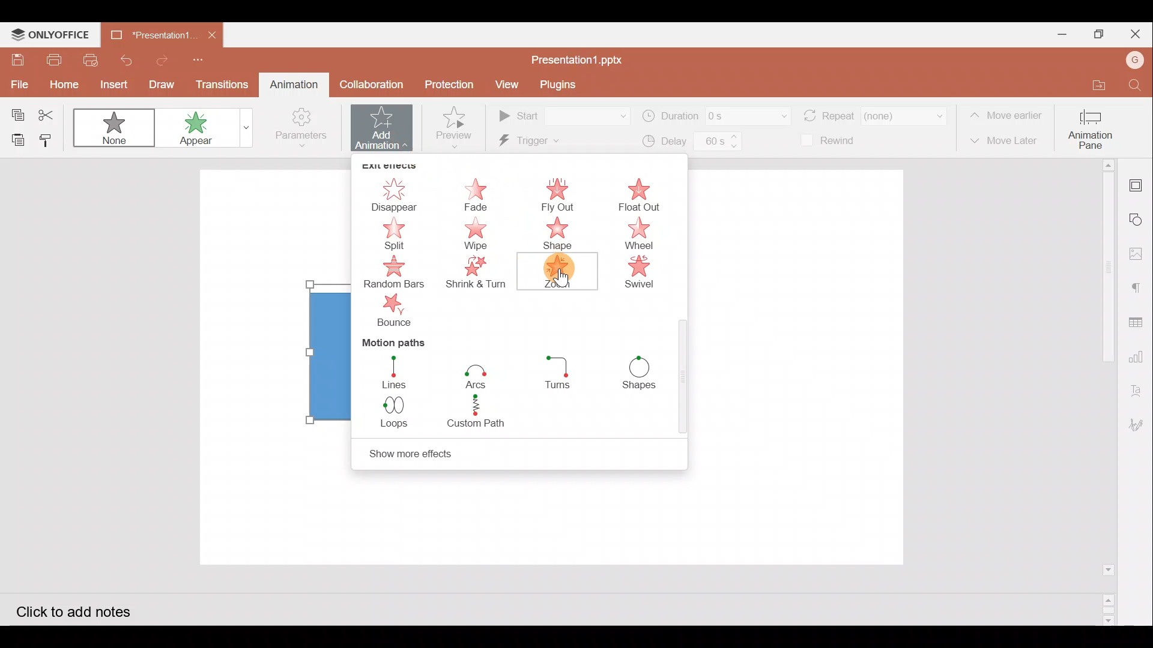 This screenshot has width=1153, height=648. What do you see at coordinates (1139, 257) in the screenshot?
I see `Image settings` at bounding box center [1139, 257].